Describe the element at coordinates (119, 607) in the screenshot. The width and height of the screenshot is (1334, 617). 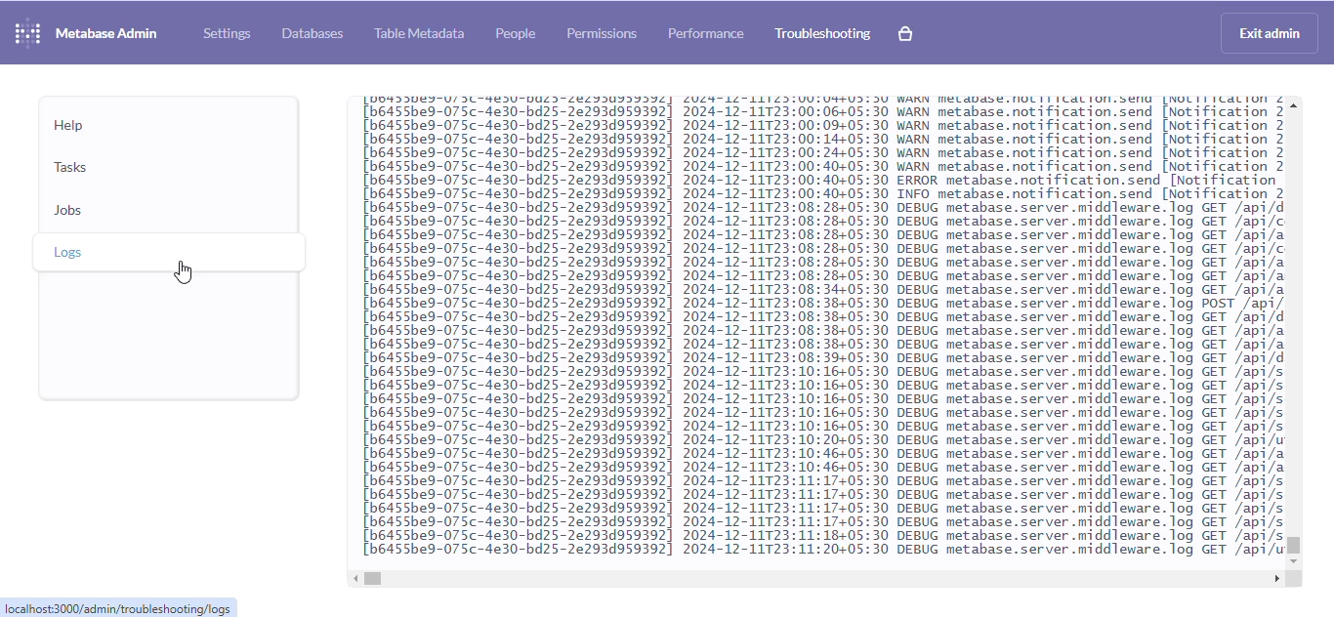
I see `link` at that location.